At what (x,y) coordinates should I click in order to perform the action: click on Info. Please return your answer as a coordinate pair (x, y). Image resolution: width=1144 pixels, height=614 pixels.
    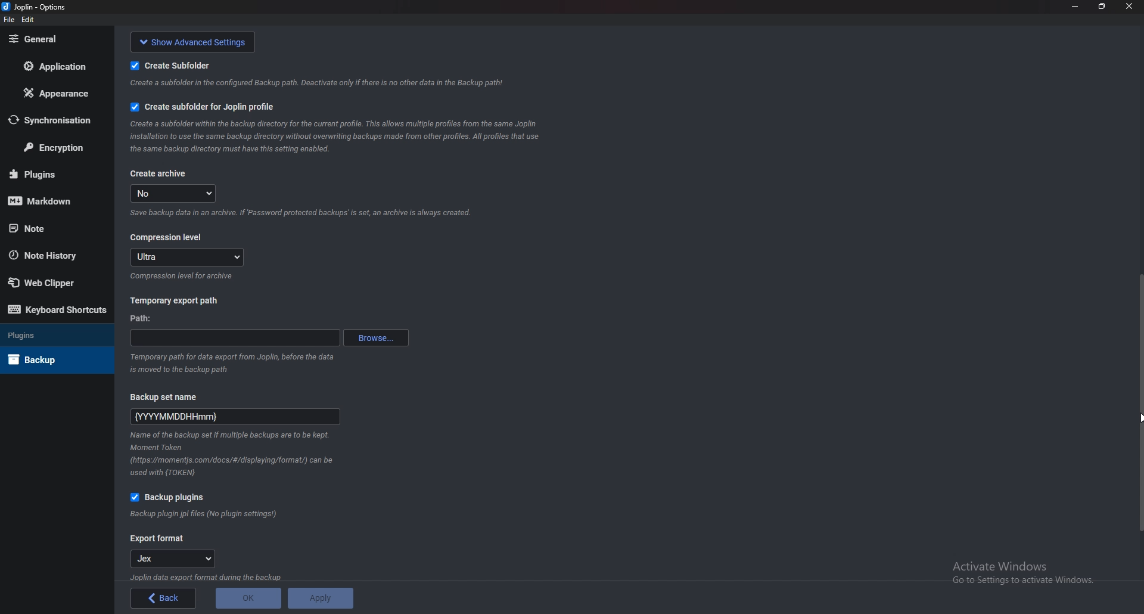
    Looking at the image, I should click on (338, 135).